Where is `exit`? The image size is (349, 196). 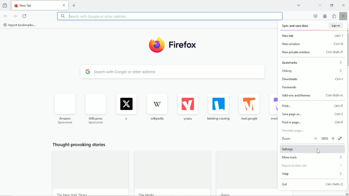 exit is located at coordinates (313, 186).